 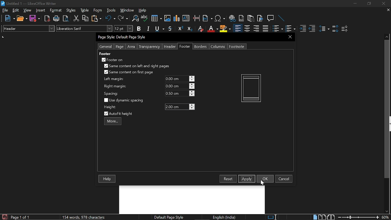 What do you see at coordinates (263, 183) in the screenshot?
I see `Cursor` at bounding box center [263, 183].